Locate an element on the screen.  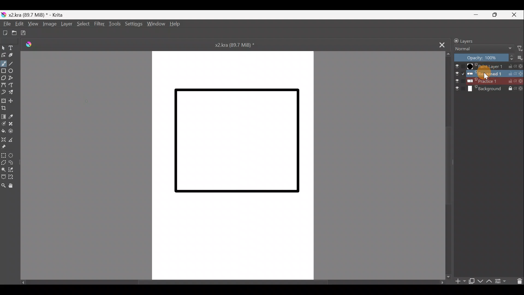
Colourise mask tool is located at coordinates (4, 123).